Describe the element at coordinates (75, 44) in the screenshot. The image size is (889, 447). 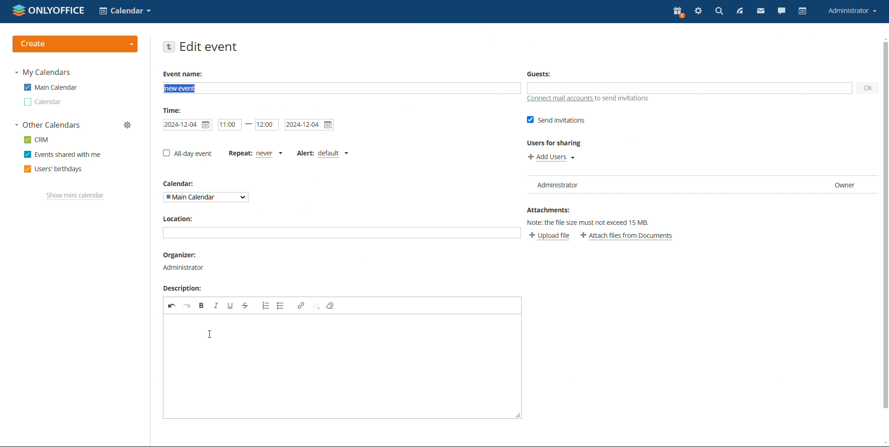
I see `create` at that location.